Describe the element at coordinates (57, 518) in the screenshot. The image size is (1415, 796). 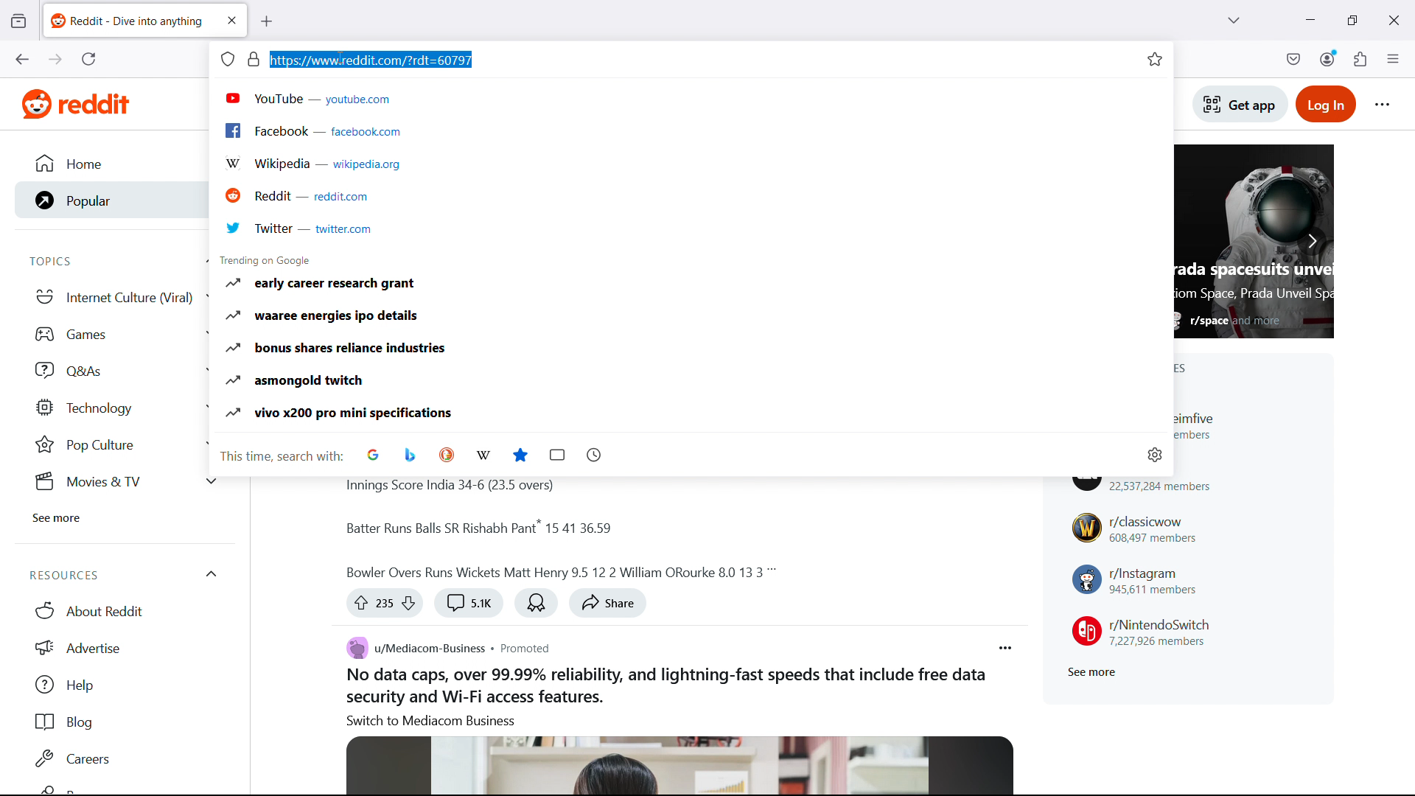
I see `See more` at that location.